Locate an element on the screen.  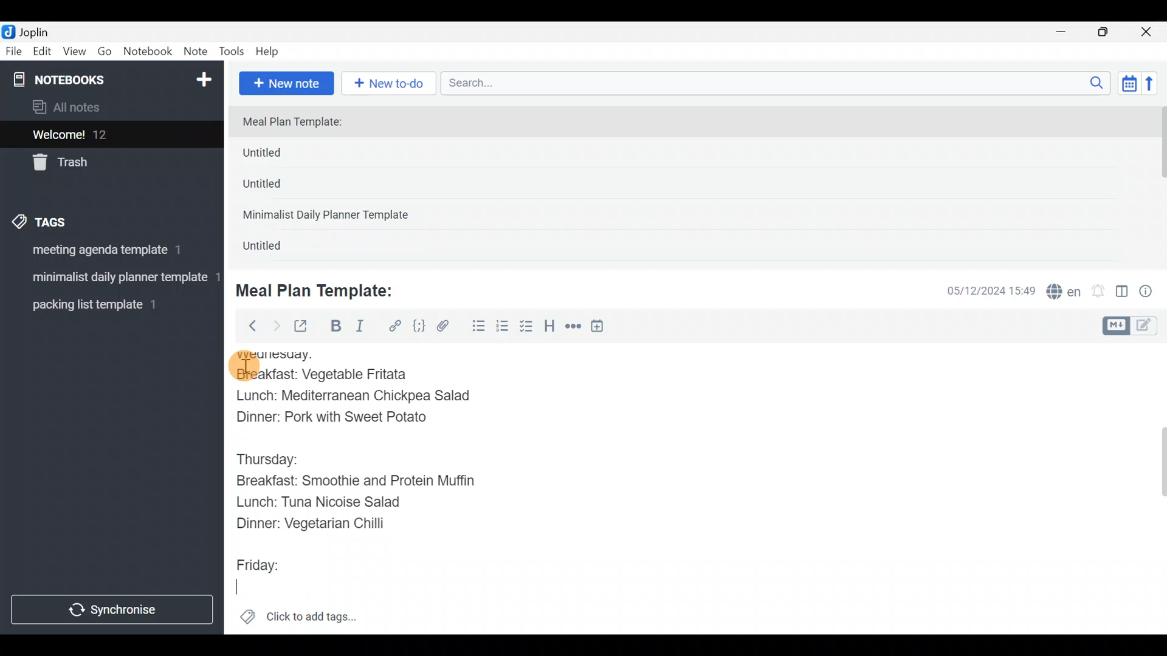
Search bar is located at coordinates (779, 81).